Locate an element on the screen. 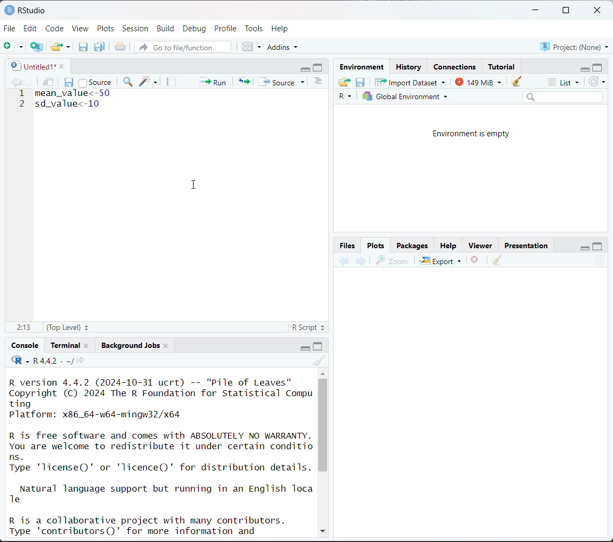  Tools is located at coordinates (254, 28).